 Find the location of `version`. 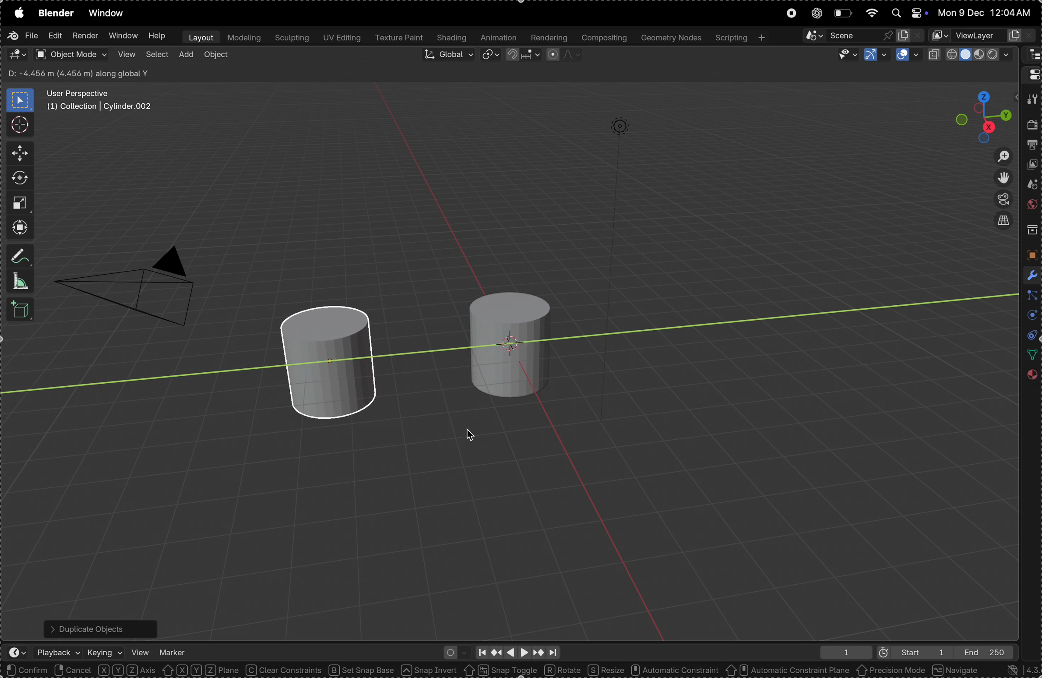

version is located at coordinates (1017, 670).